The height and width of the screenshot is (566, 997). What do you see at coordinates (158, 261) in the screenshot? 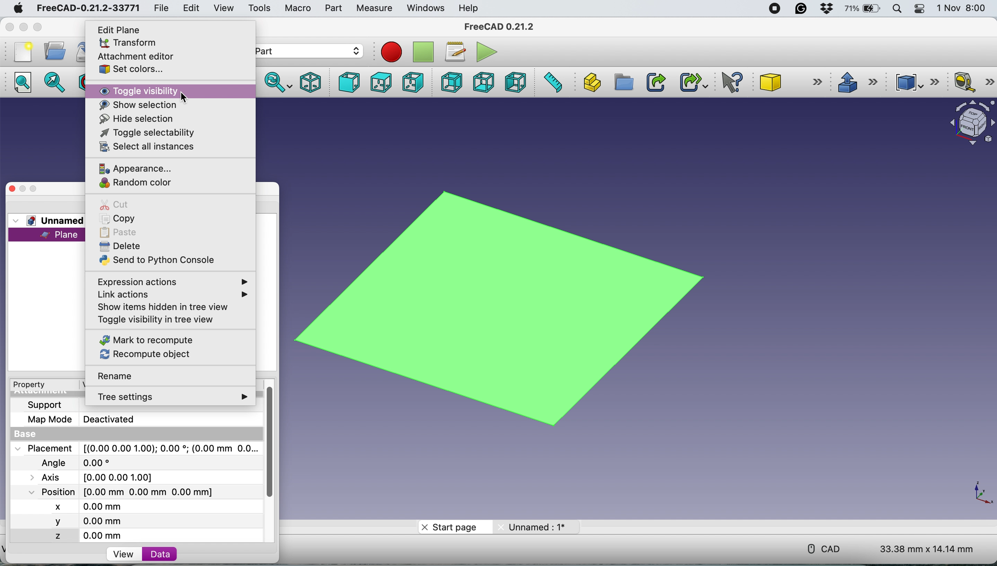
I see `send to python console` at bounding box center [158, 261].